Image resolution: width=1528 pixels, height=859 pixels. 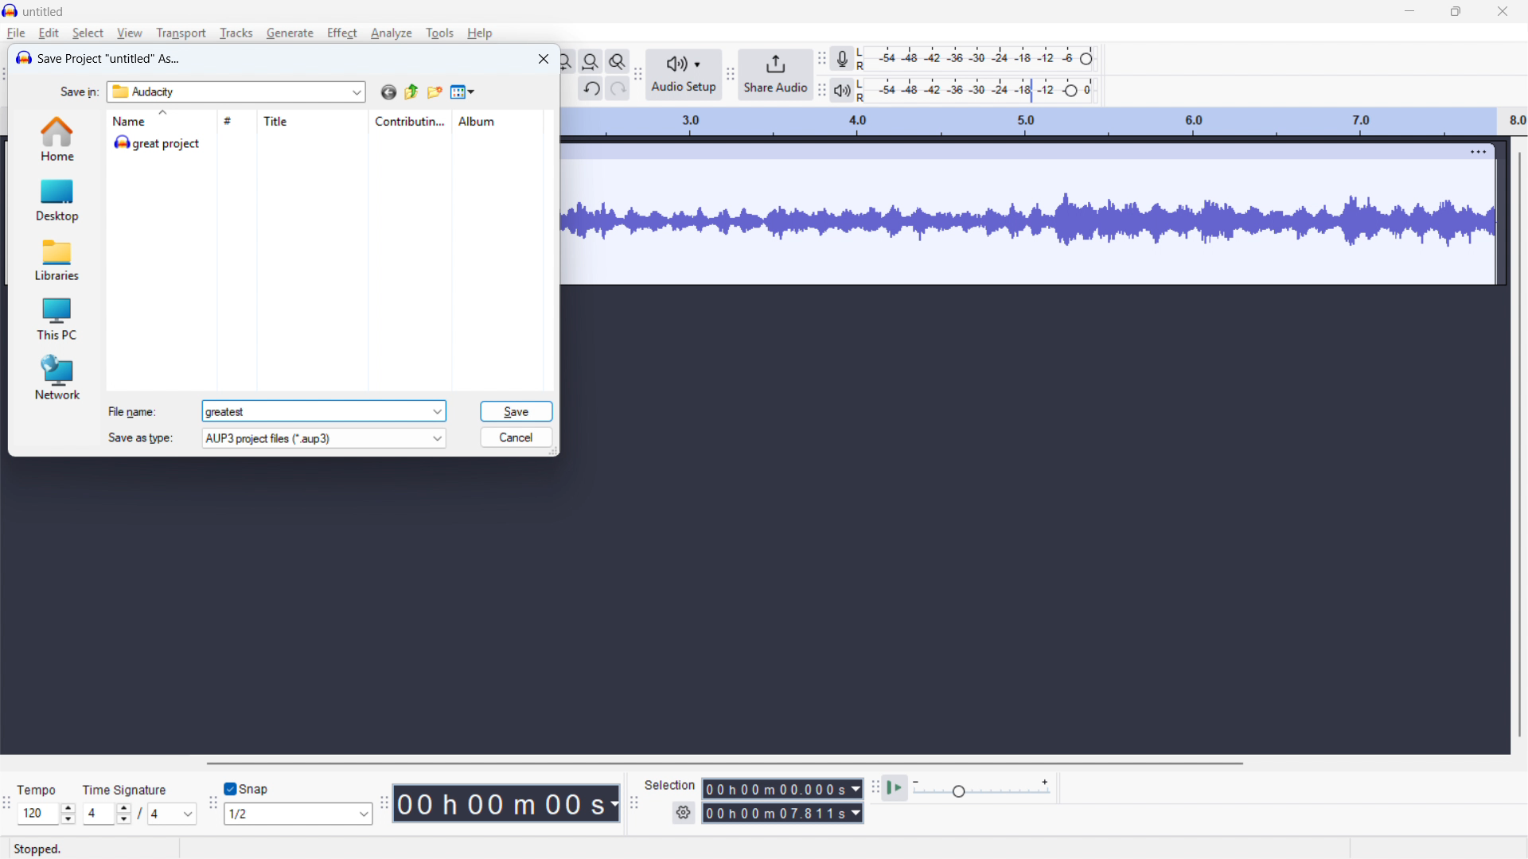 I want to click on select, so click(x=88, y=33).